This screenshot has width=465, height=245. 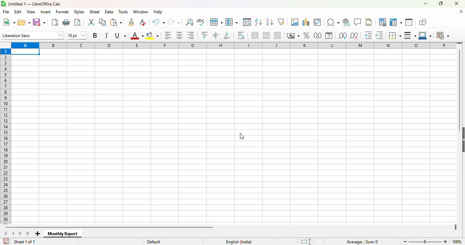 I want to click on scroll to next sheet, so click(x=21, y=234).